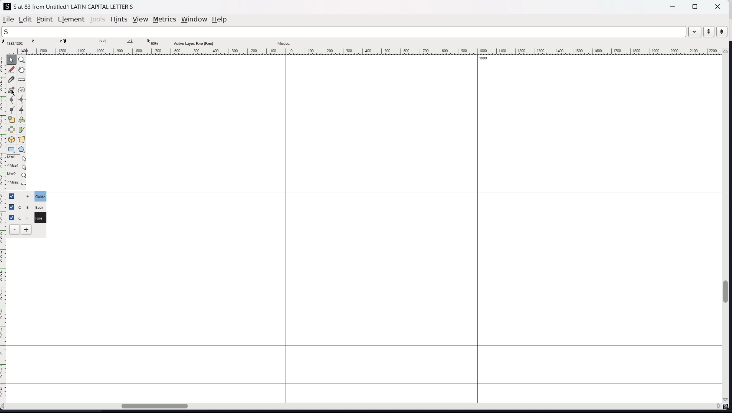  I want to click on minimize, so click(674, 6).